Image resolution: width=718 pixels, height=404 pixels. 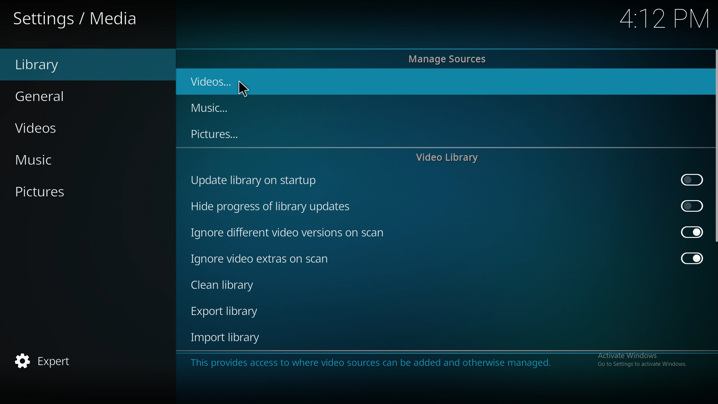 I want to click on info, so click(x=371, y=364).